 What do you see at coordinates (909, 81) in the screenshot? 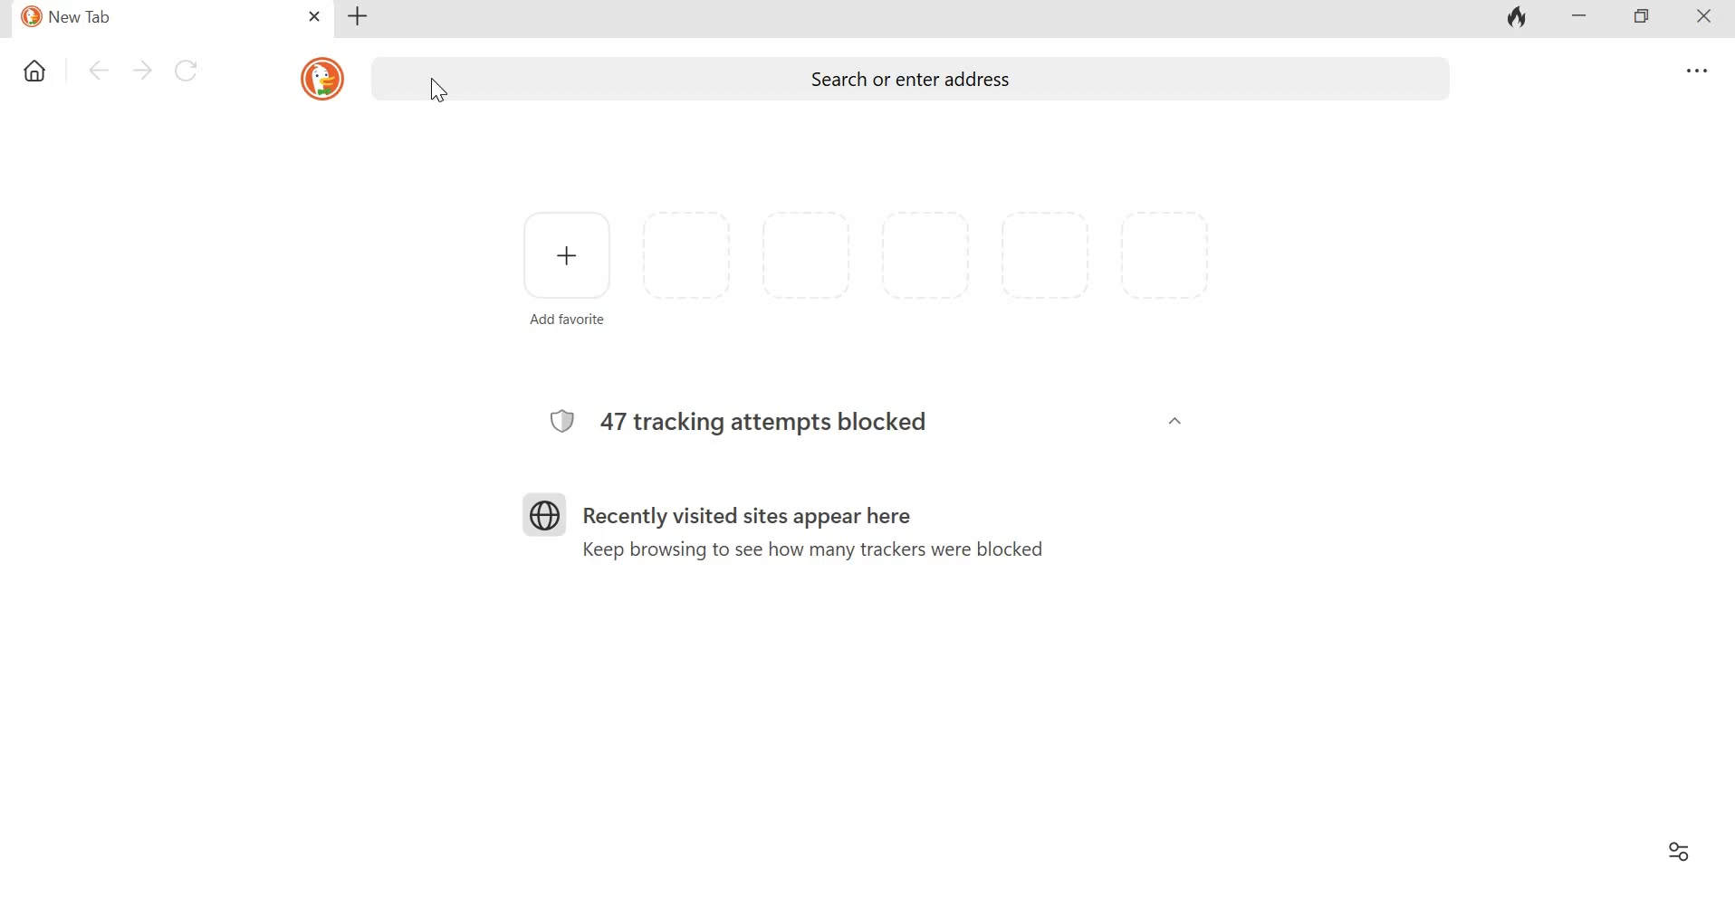
I see `Search or enter address` at bounding box center [909, 81].